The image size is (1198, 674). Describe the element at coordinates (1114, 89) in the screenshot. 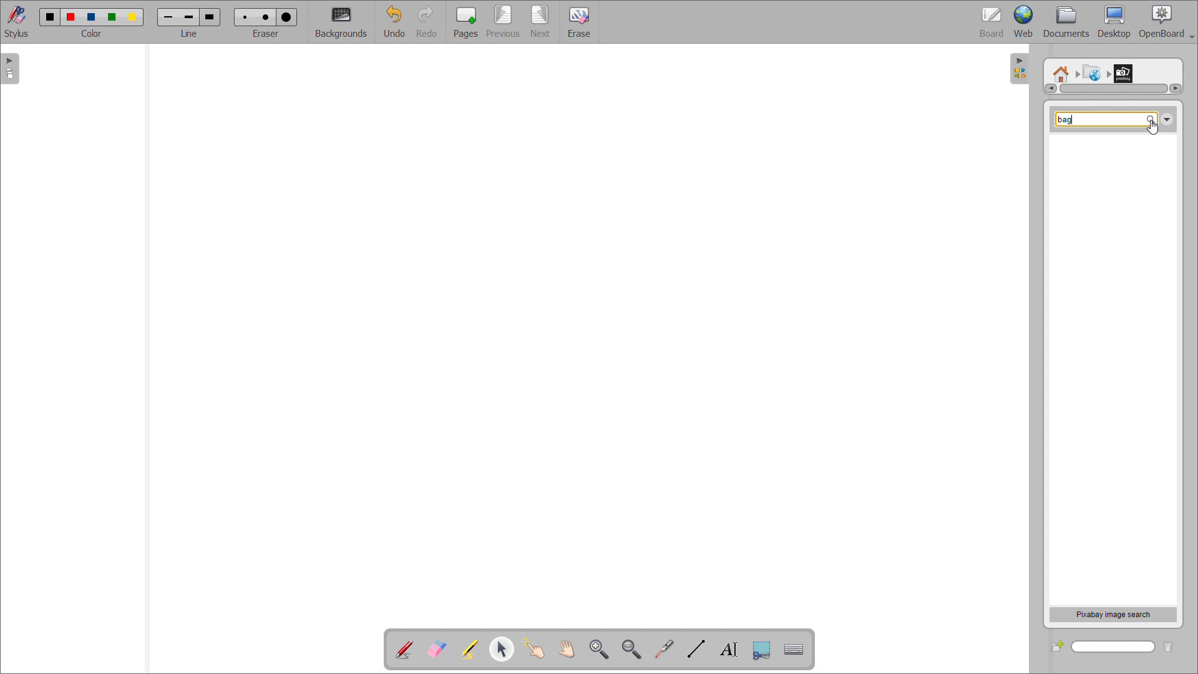

I see `scrollbar` at that location.